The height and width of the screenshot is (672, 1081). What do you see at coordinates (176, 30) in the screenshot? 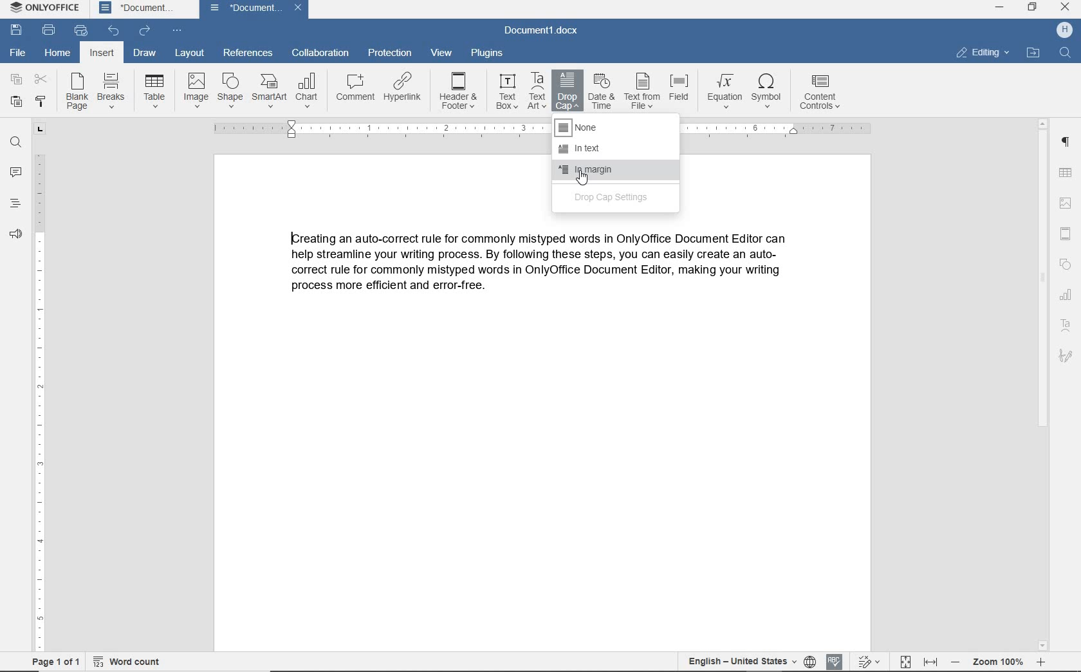
I see `customize quick access toolbar` at bounding box center [176, 30].